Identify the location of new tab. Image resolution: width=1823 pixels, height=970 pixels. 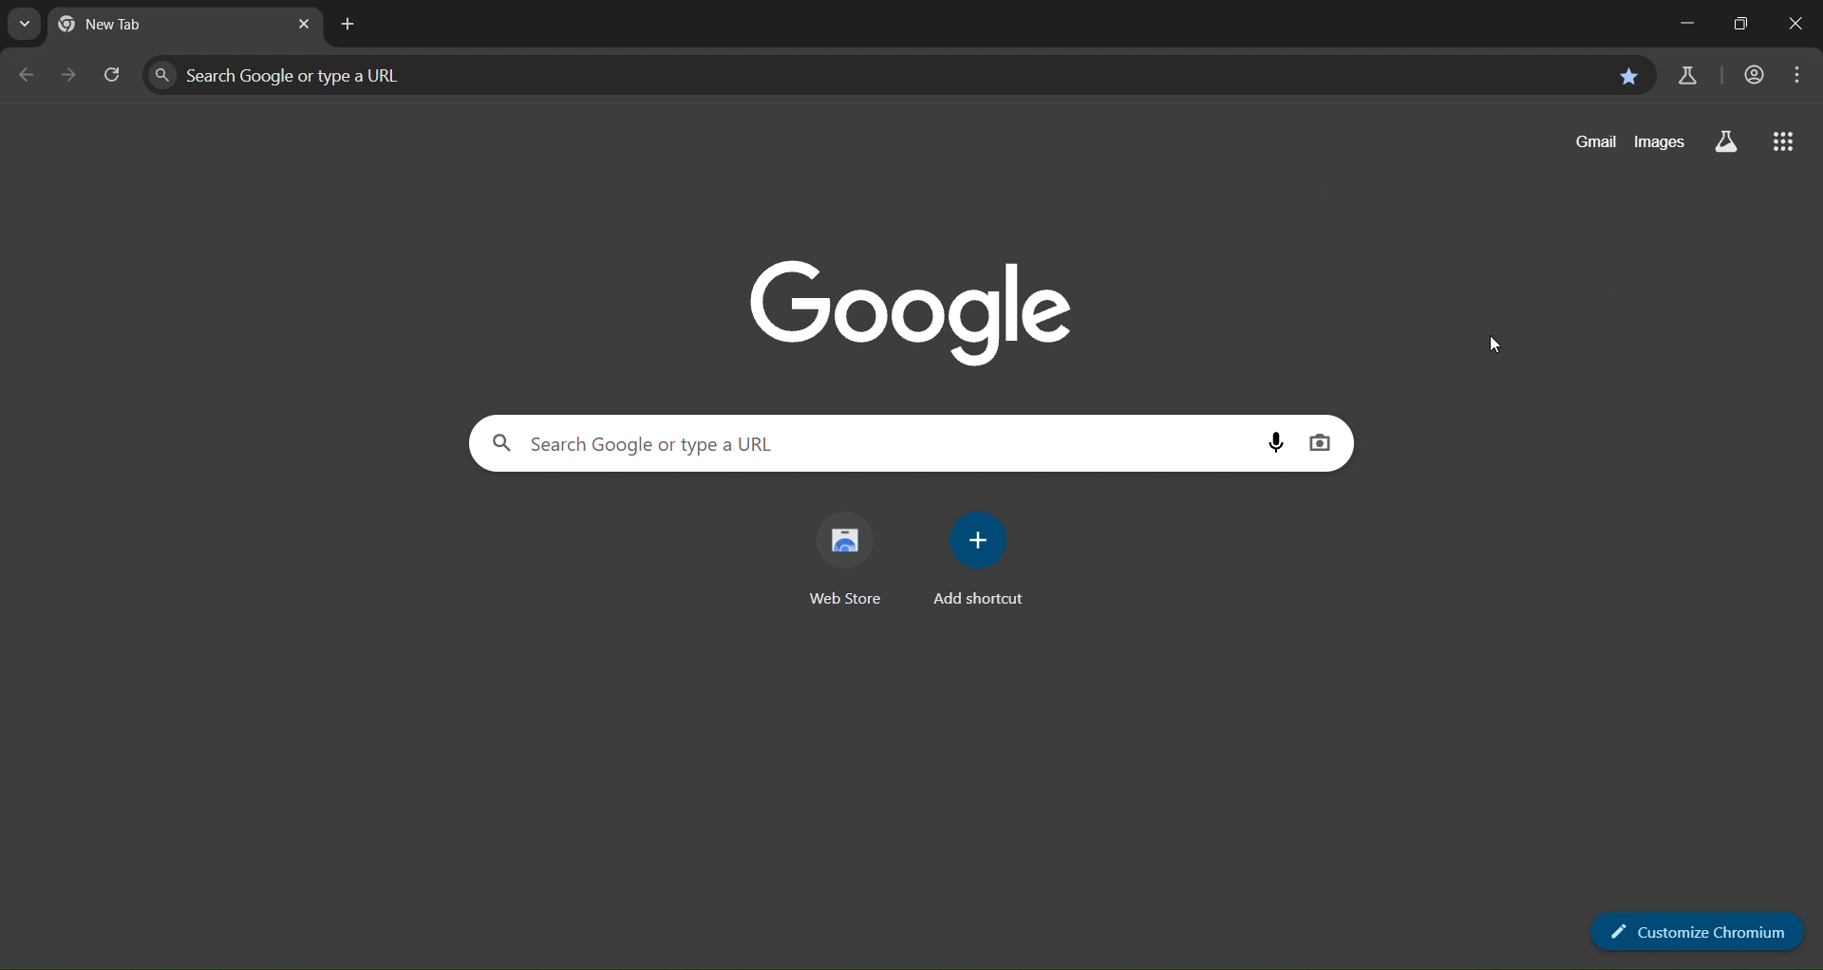
(355, 28).